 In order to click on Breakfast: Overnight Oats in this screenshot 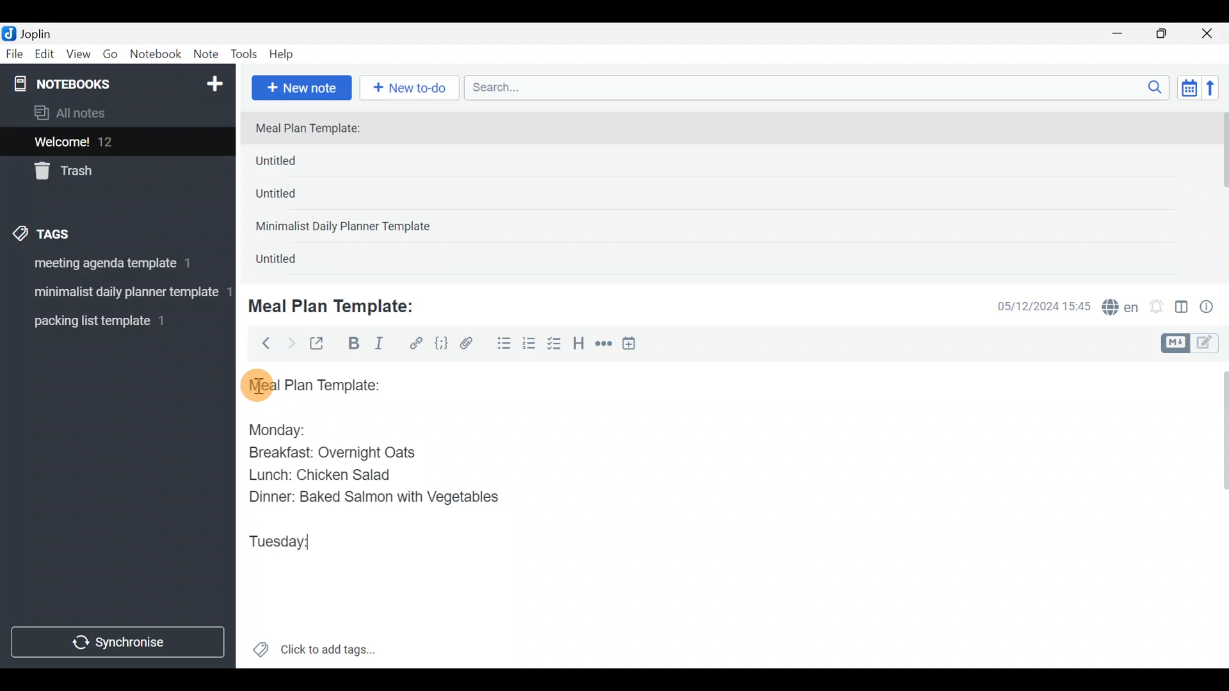, I will do `click(330, 454)`.